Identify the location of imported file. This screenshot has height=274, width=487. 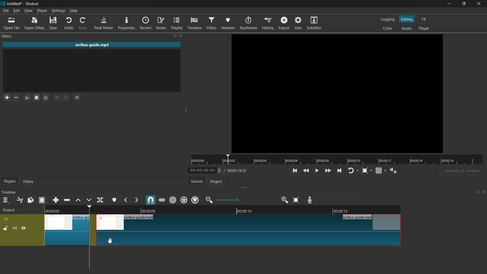
(337, 93).